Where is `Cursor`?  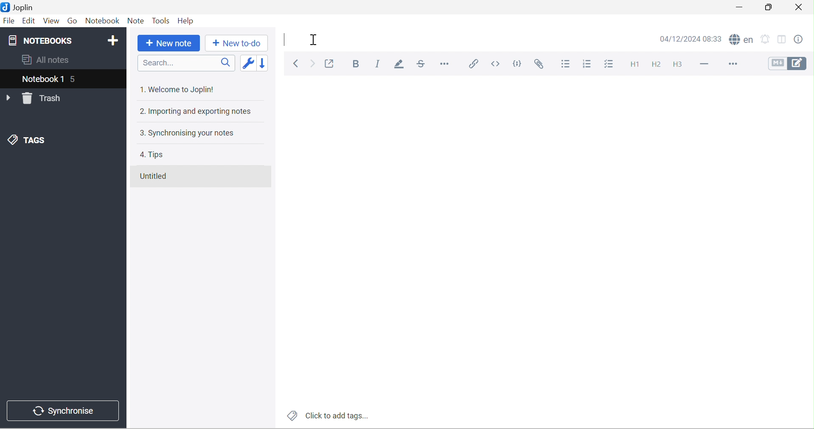
Cursor is located at coordinates (314, 40).